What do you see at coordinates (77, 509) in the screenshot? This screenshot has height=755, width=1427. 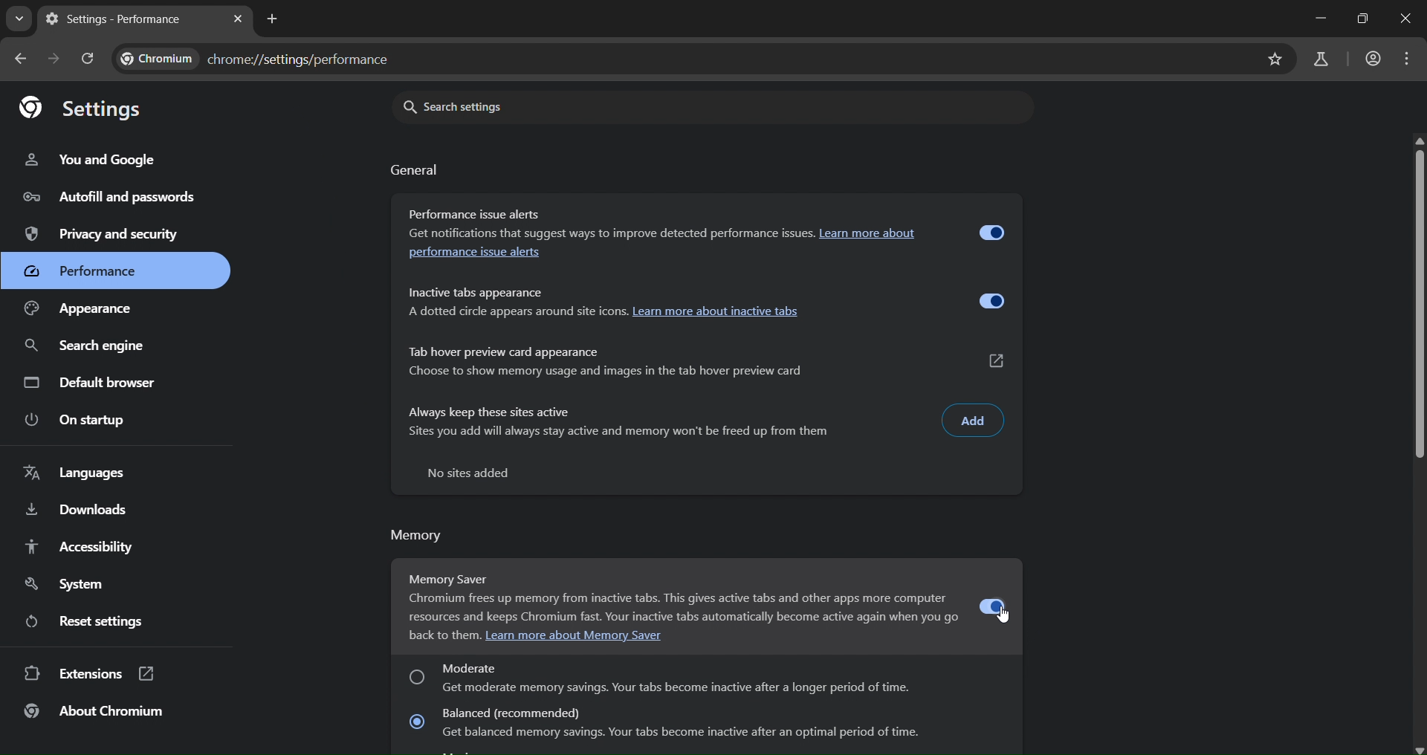 I see `Downloads` at bounding box center [77, 509].